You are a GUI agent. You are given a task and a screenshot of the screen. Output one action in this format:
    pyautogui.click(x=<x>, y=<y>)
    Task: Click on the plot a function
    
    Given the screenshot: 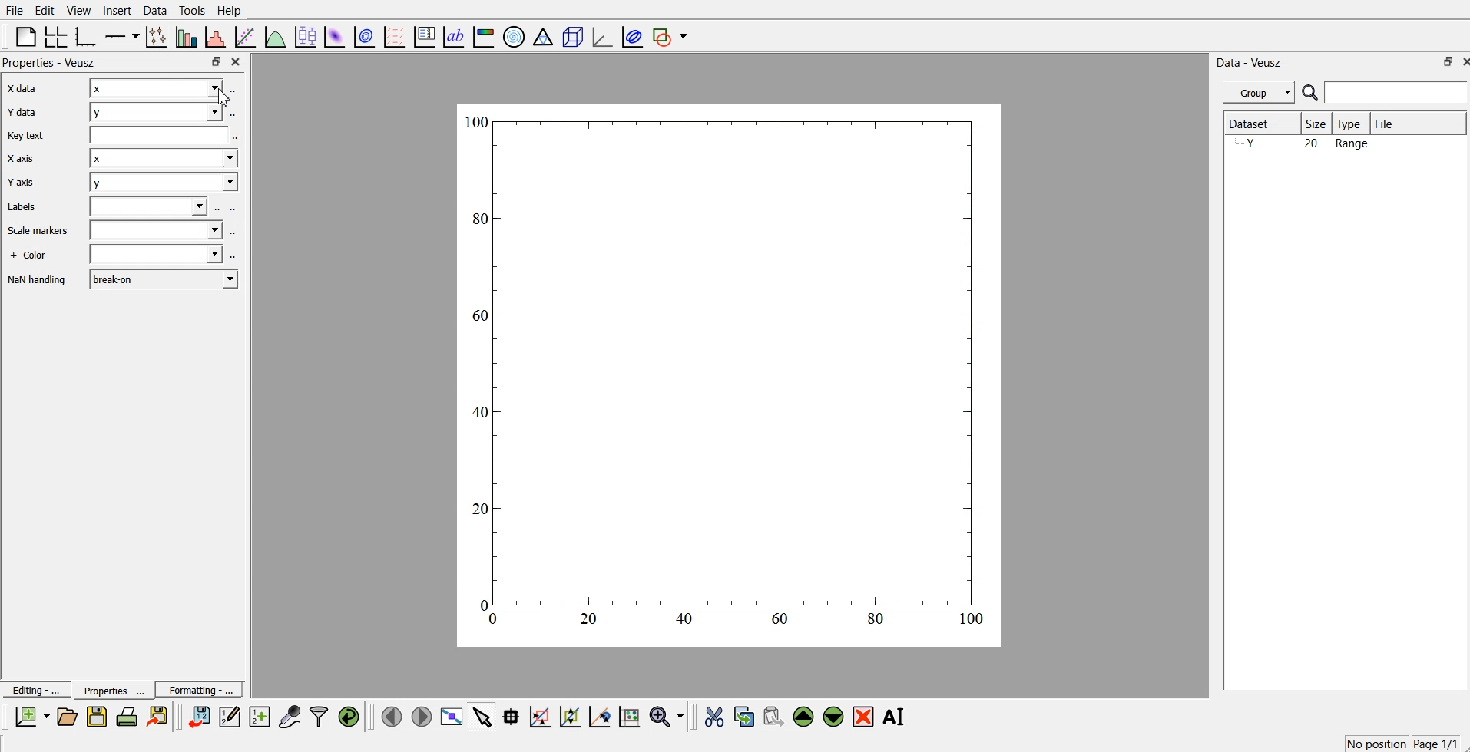 What is the action you would take?
    pyautogui.click(x=276, y=36)
    